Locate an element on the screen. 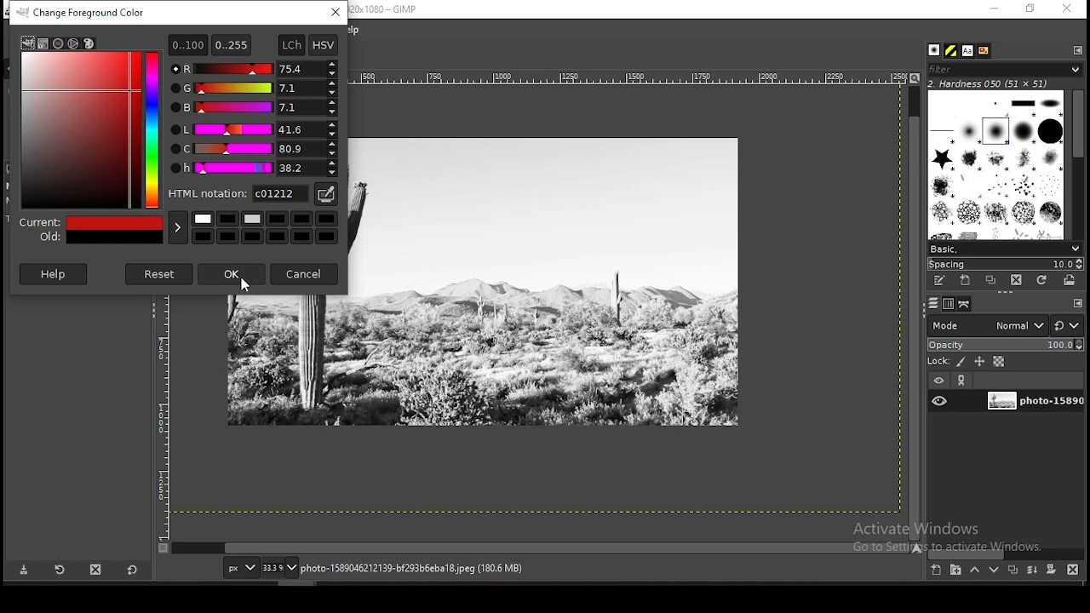 The height and width of the screenshot is (613, 1090). lock size and position is located at coordinates (979, 361).